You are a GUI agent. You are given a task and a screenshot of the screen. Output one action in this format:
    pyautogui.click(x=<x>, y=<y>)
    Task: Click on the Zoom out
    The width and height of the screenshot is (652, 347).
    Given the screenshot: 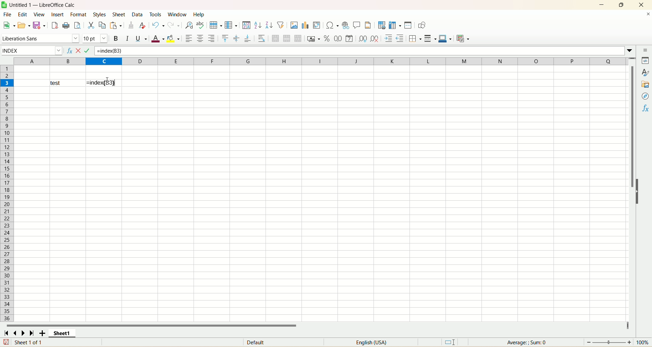 What is the action you would take?
    pyautogui.click(x=589, y=342)
    